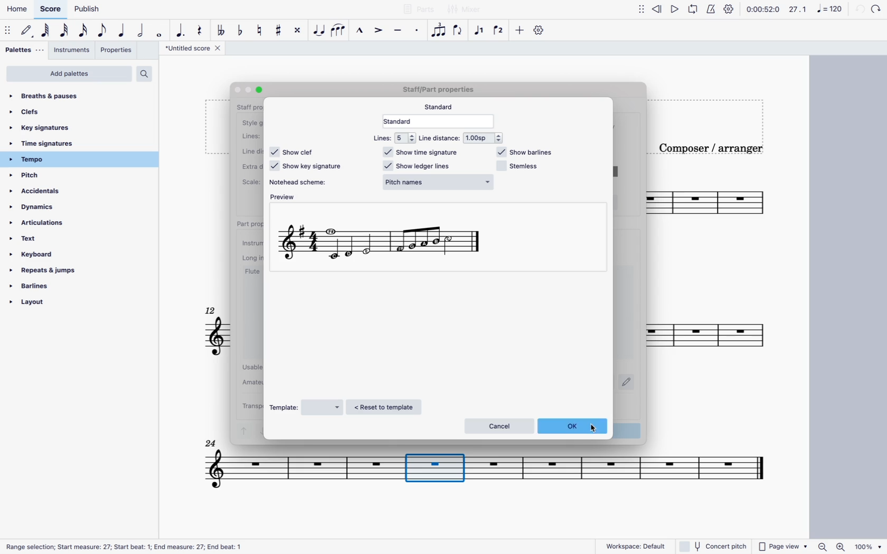 The width and height of the screenshot is (887, 554). What do you see at coordinates (18, 8) in the screenshot?
I see `home` at bounding box center [18, 8].